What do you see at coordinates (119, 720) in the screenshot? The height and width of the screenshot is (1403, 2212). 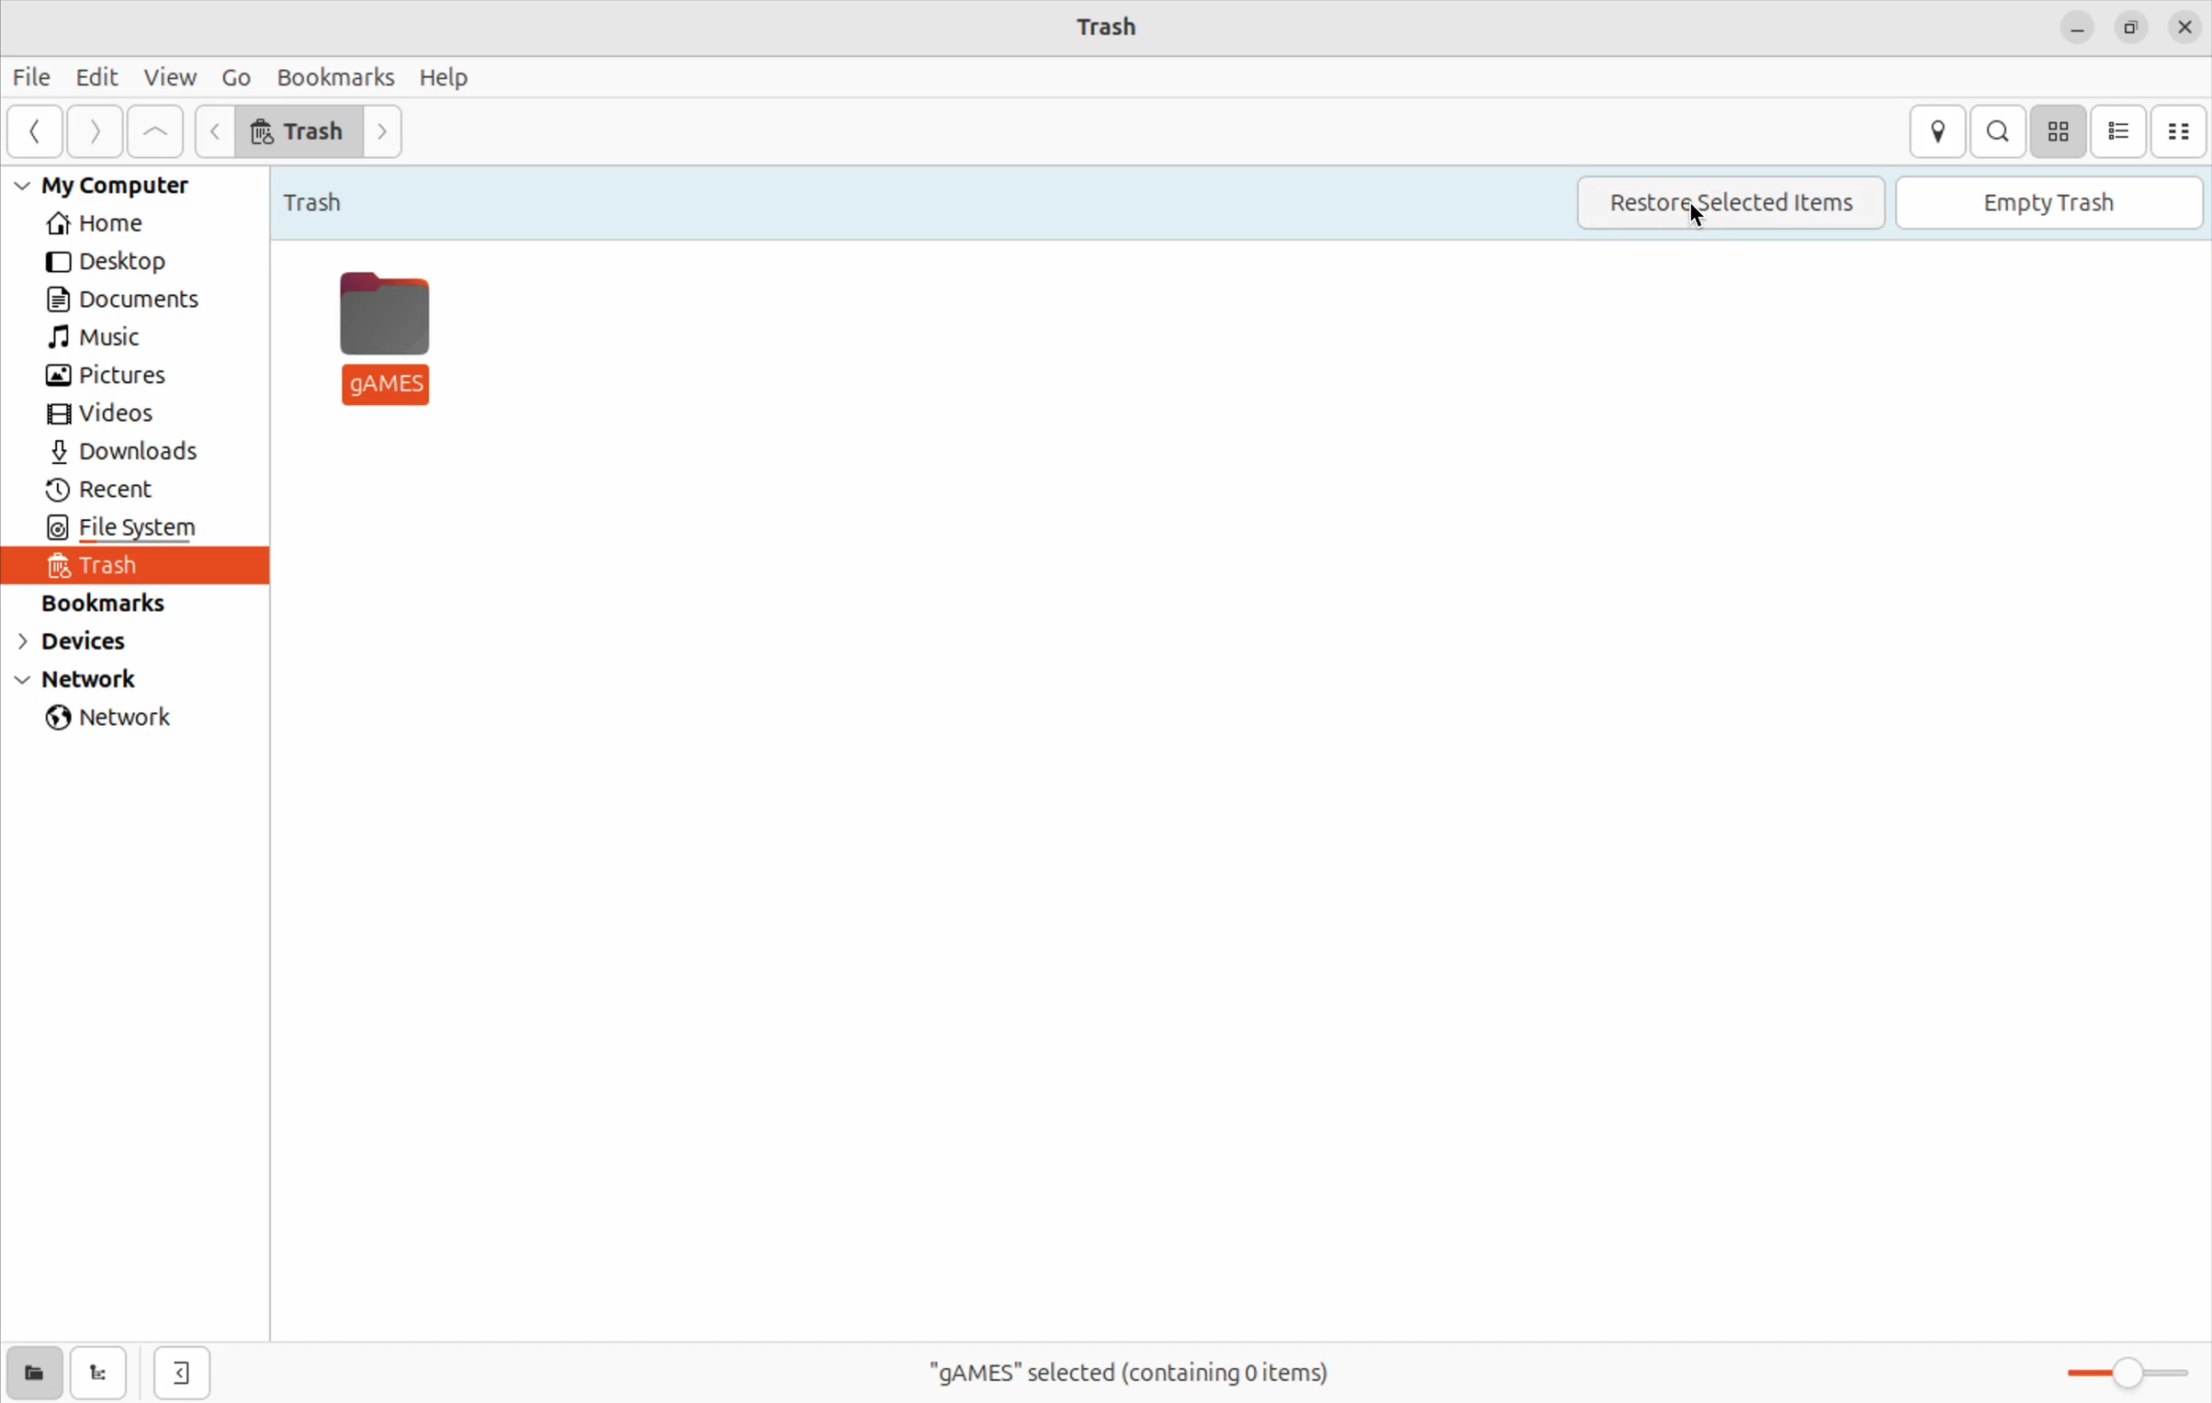 I see `network` at bounding box center [119, 720].